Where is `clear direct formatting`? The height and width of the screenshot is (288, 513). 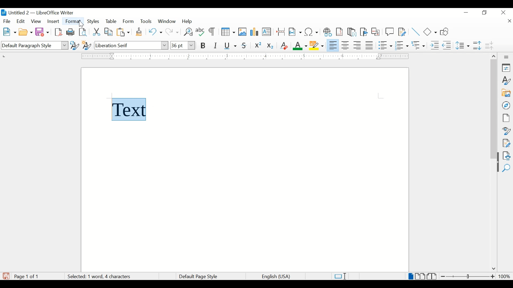 clear direct formatting is located at coordinates (284, 46).